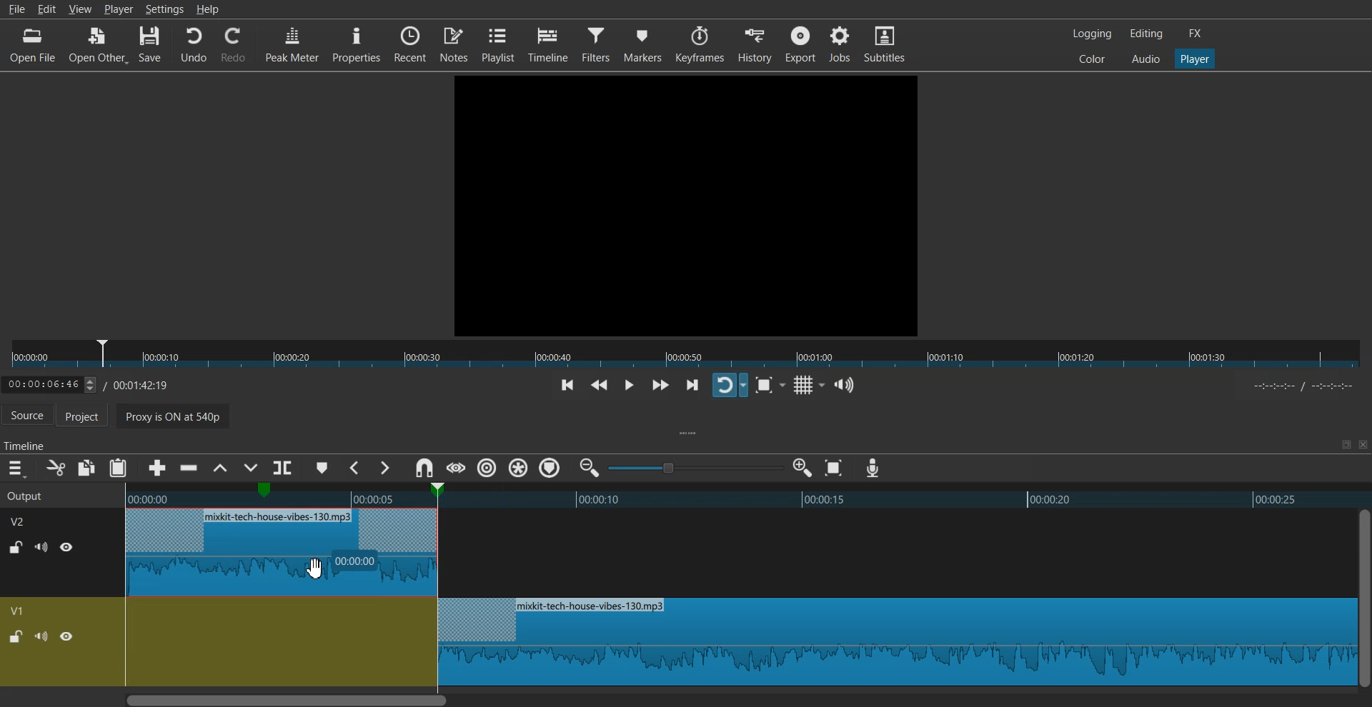 The image size is (1372, 707). What do you see at coordinates (737, 496) in the screenshot?
I see `Timeline preview` at bounding box center [737, 496].